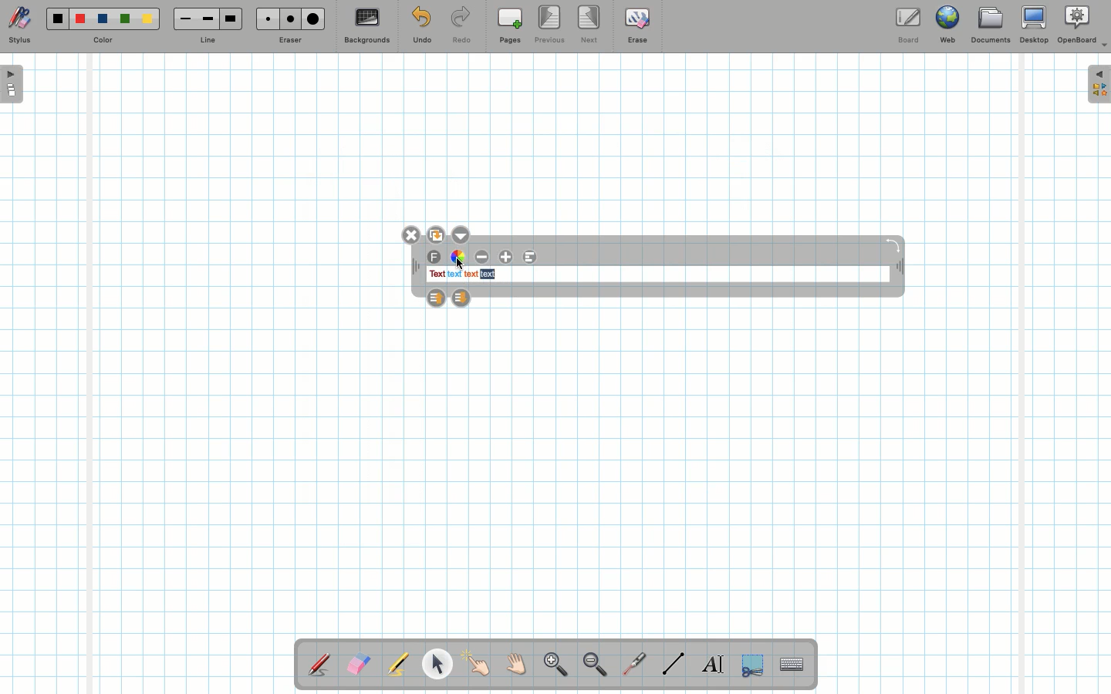  What do you see at coordinates (125, 20) in the screenshot?
I see `Green` at bounding box center [125, 20].